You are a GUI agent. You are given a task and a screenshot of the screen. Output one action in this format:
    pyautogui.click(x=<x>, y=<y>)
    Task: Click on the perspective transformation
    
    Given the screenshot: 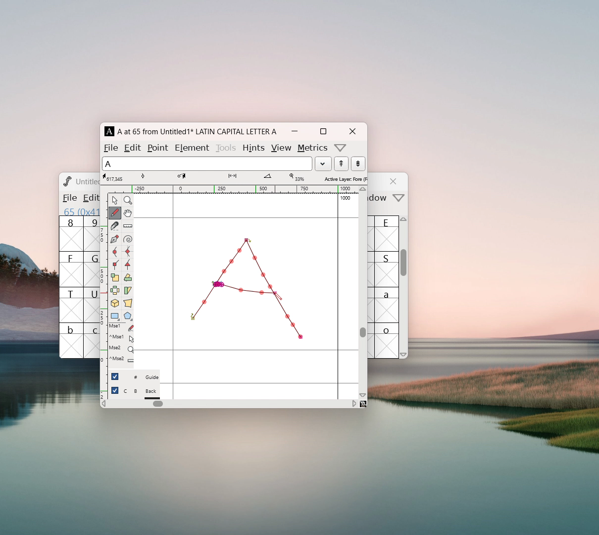 What is the action you would take?
    pyautogui.click(x=128, y=304)
    